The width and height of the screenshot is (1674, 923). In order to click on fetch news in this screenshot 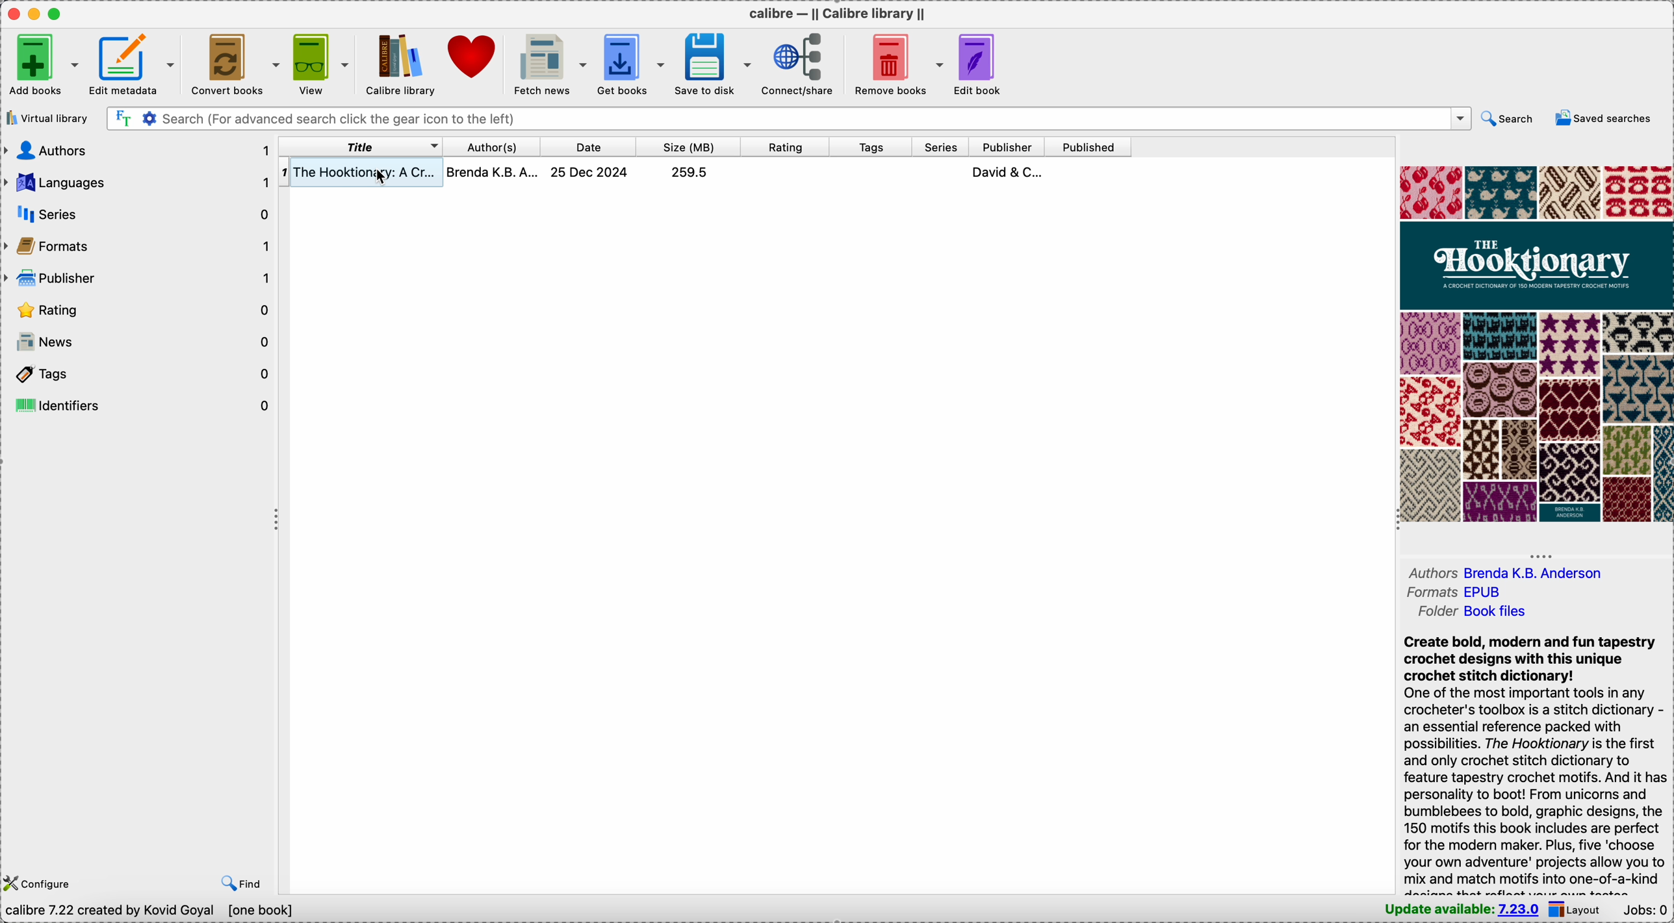, I will do `click(547, 64)`.